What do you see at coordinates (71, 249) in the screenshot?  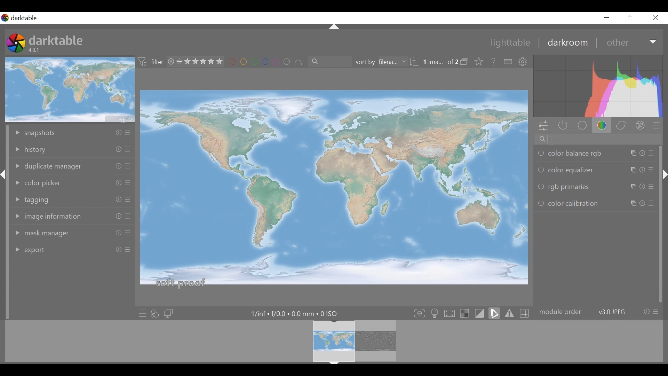 I see `export` at bounding box center [71, 249].